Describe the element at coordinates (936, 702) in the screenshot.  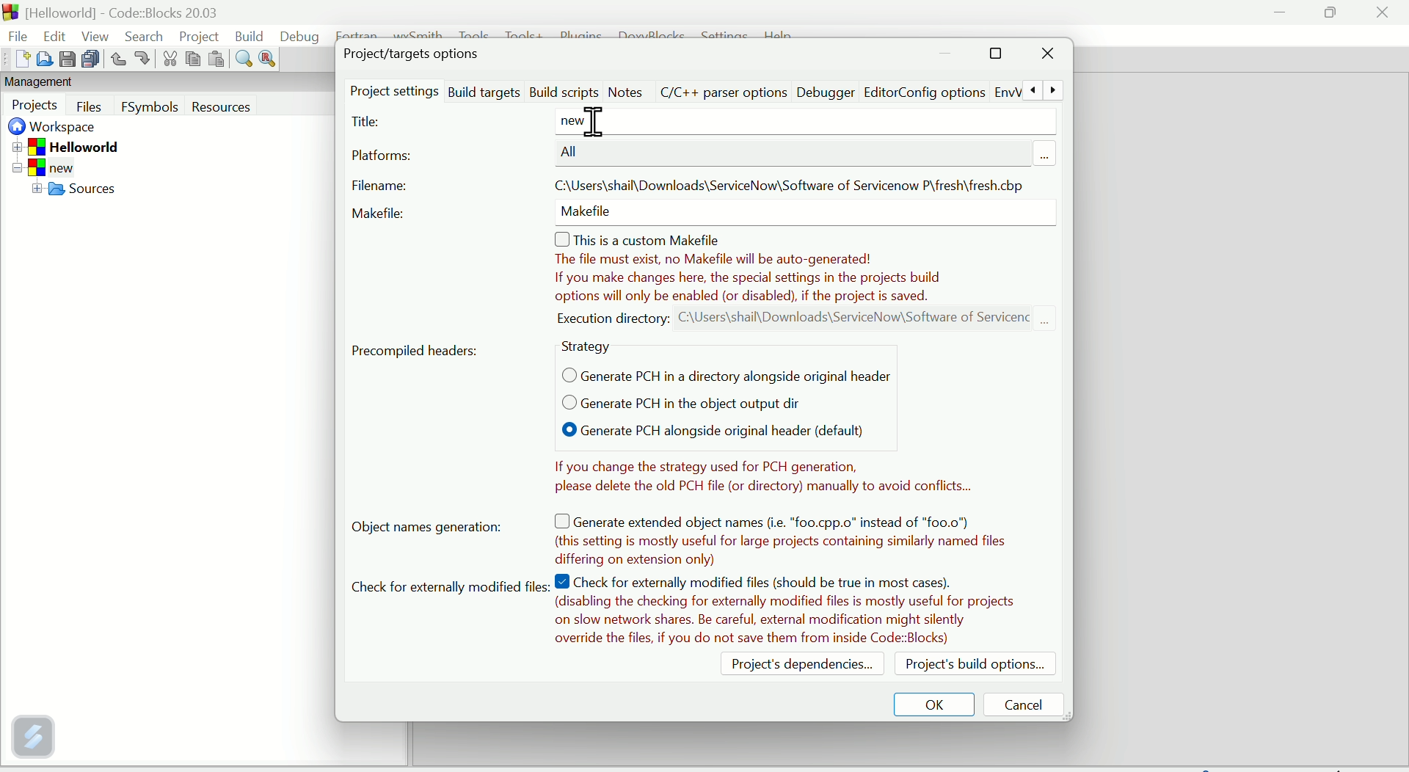
I see `OK` at that location.